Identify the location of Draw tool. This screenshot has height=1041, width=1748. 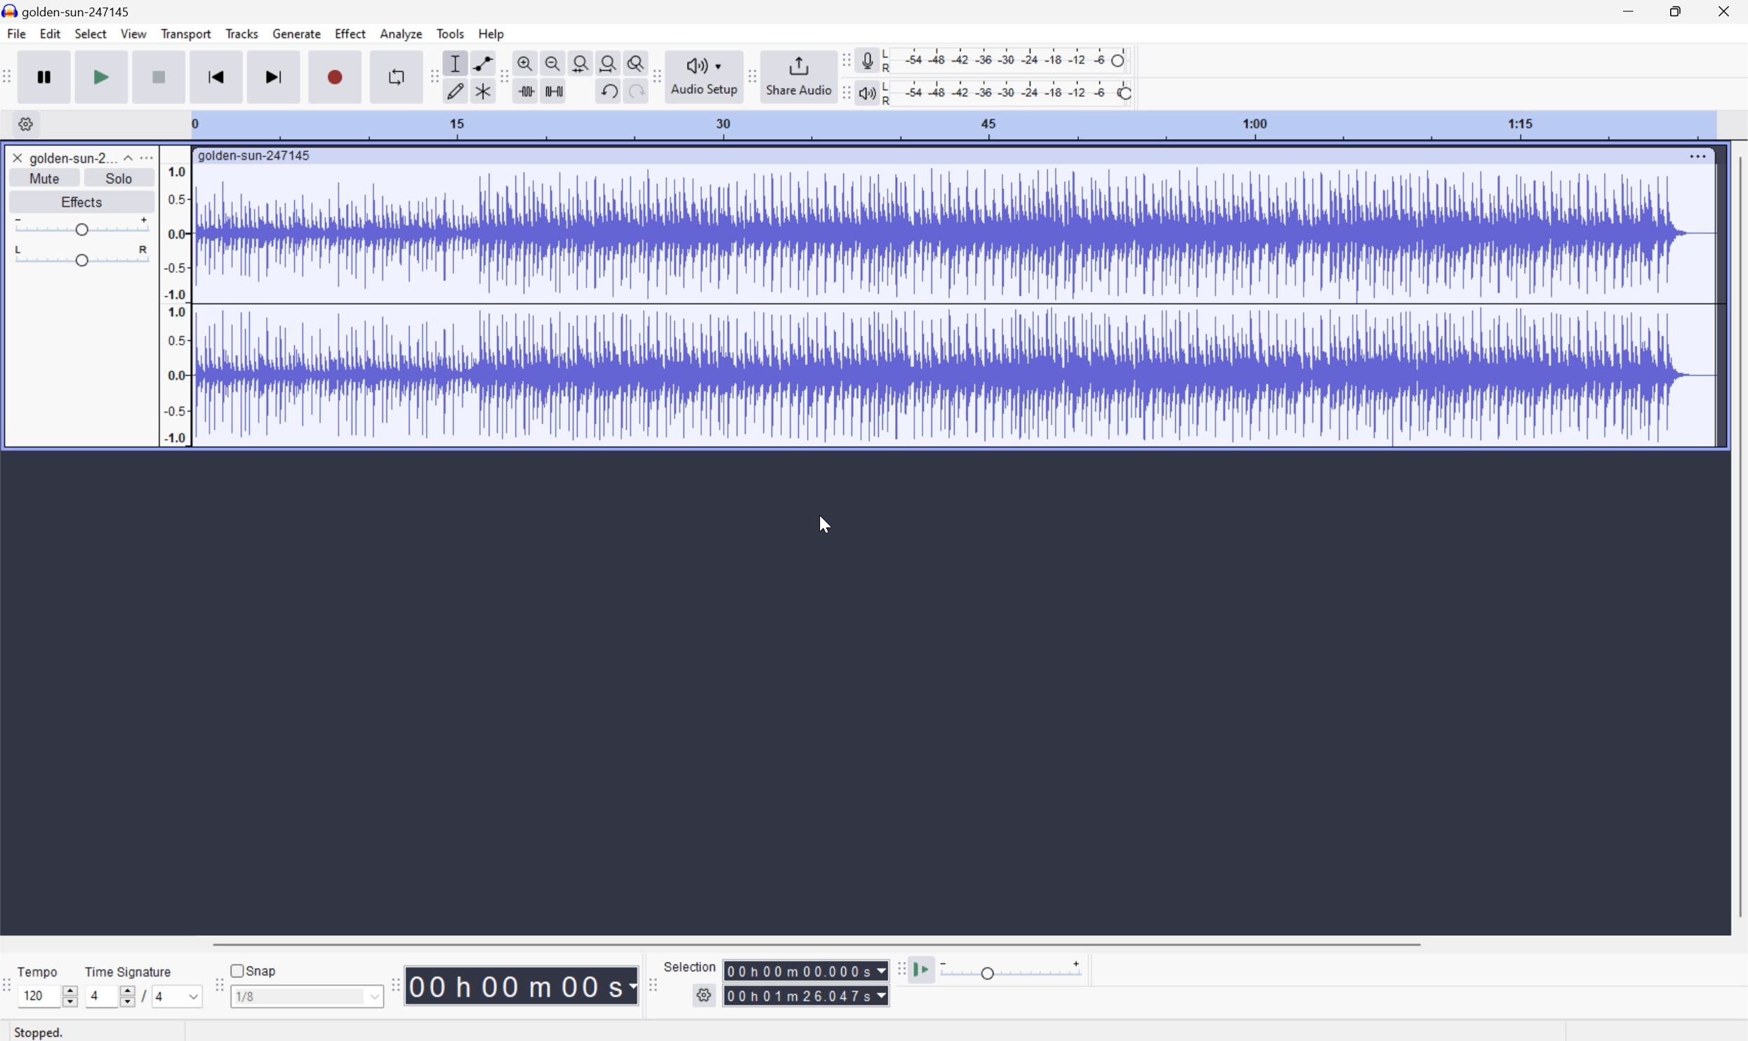
(456, 91).